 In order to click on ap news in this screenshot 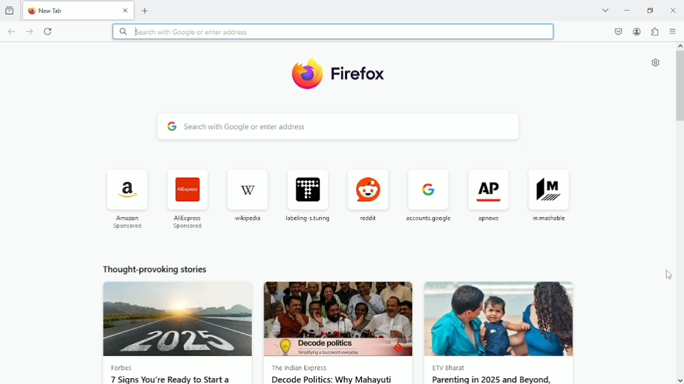, I will do `click(489, 203)`.